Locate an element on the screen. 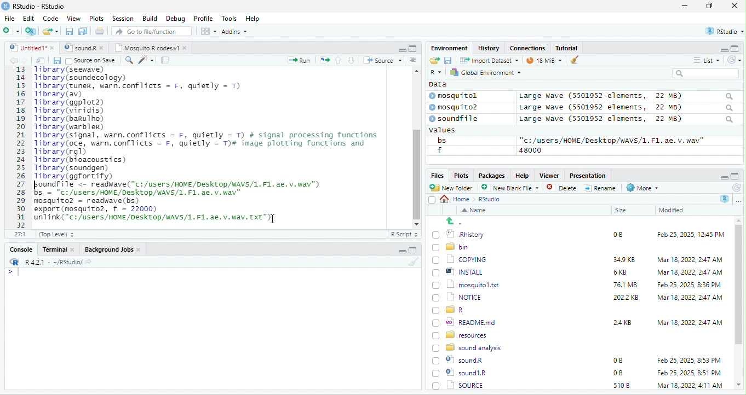 This screenshot has width=746, height=395. up is located at coordinates (339, 60).